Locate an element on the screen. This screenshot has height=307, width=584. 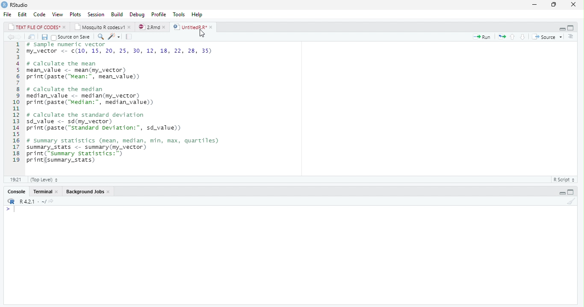
2.Rmd is located at coordinates (149, 27).